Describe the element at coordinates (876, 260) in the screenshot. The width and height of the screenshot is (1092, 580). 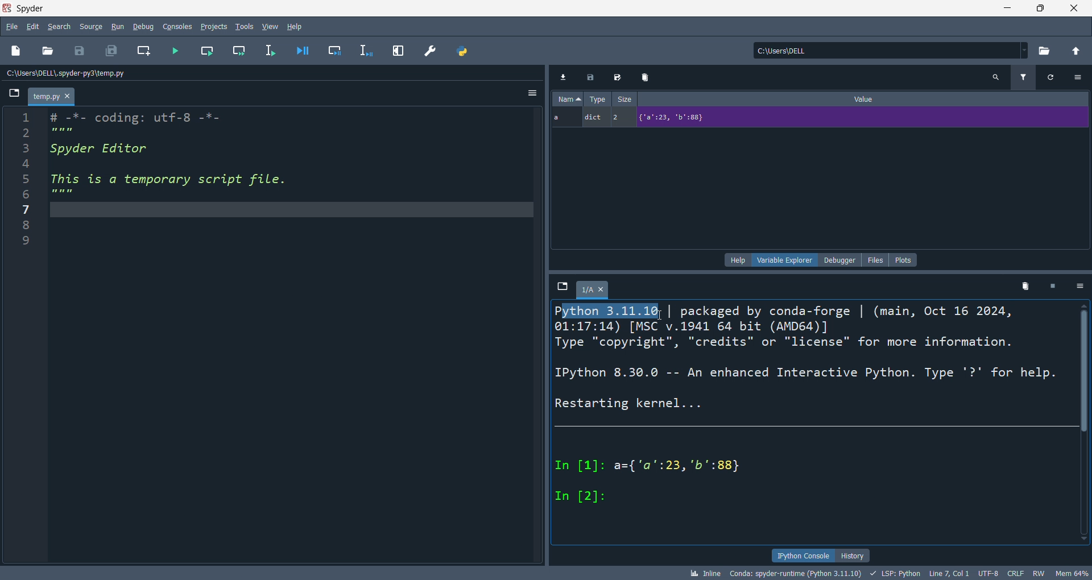
I see `files` at that location.